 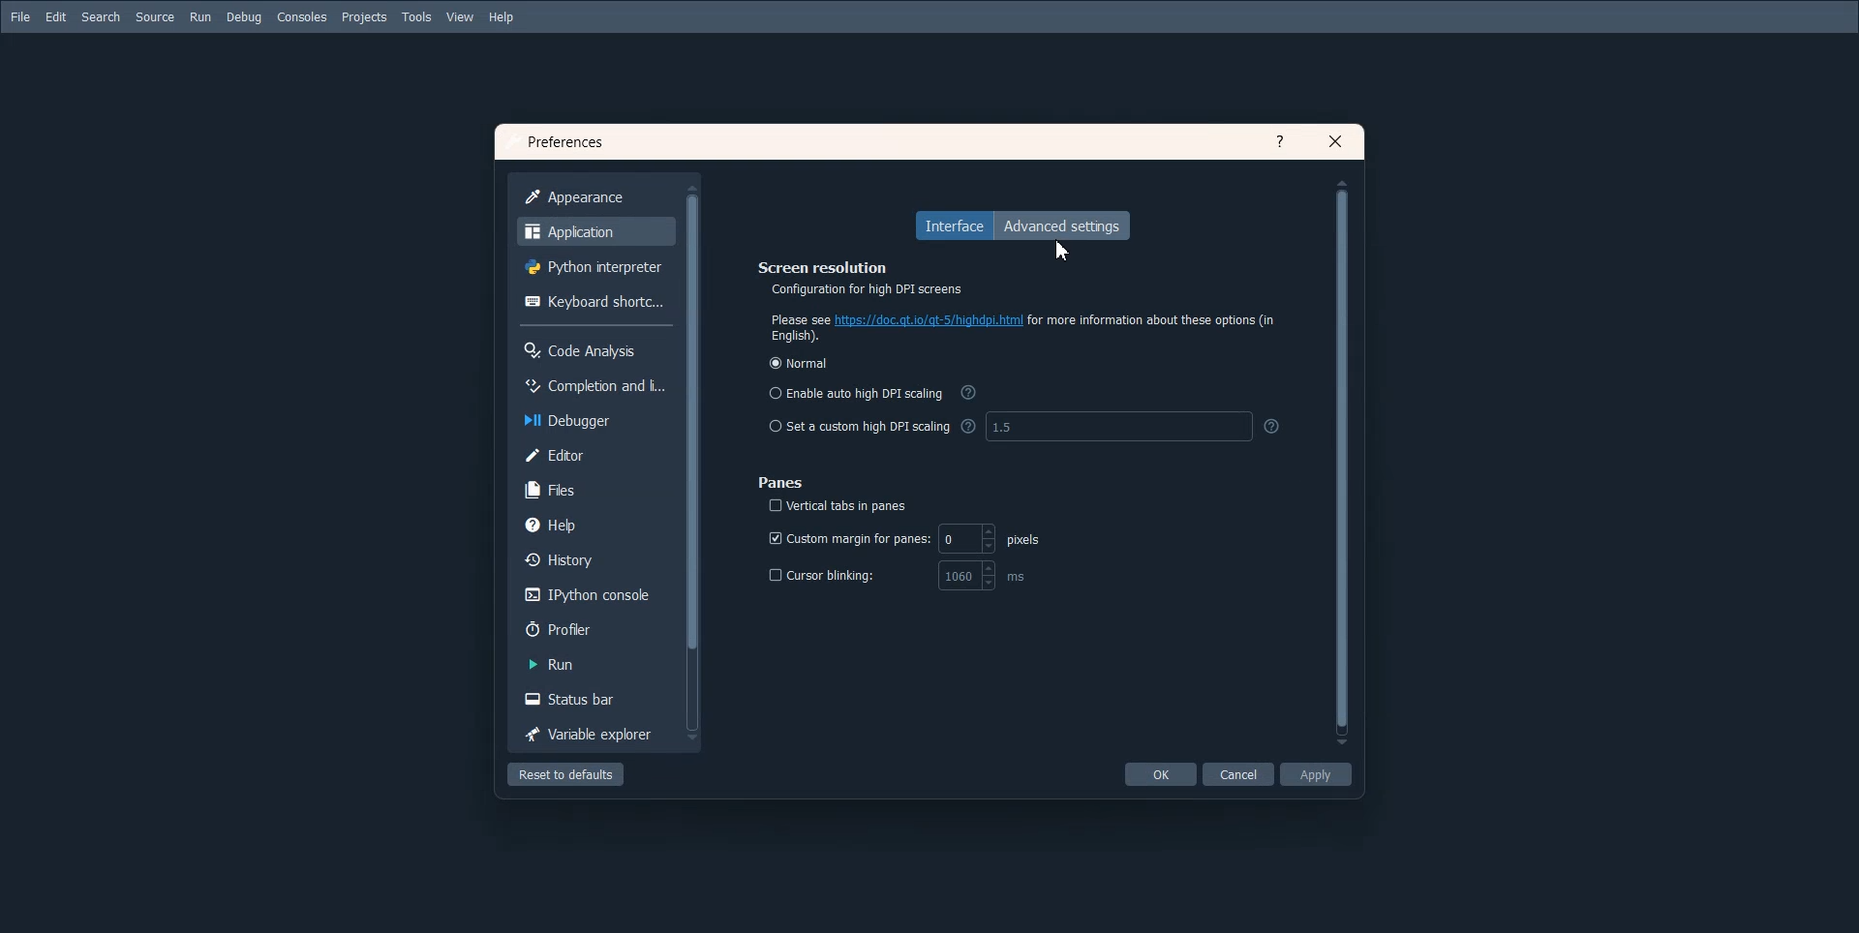 What do you see at coordinates (999, 276) in the screenshot?
I see `Screen Resolution` at bounding box center [999, 276].